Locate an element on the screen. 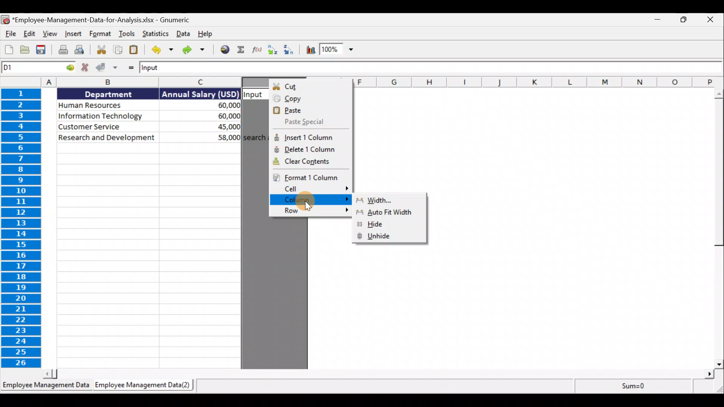 The height and width of the screenshot is (407, 724). Paste special is located at coordinates (310, 122).